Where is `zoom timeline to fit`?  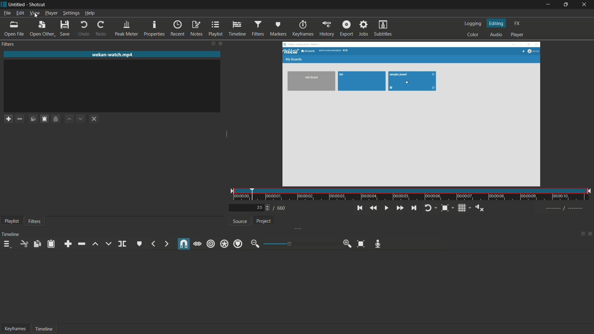 zoom timeline to fit is located at coordinates (361, 244).